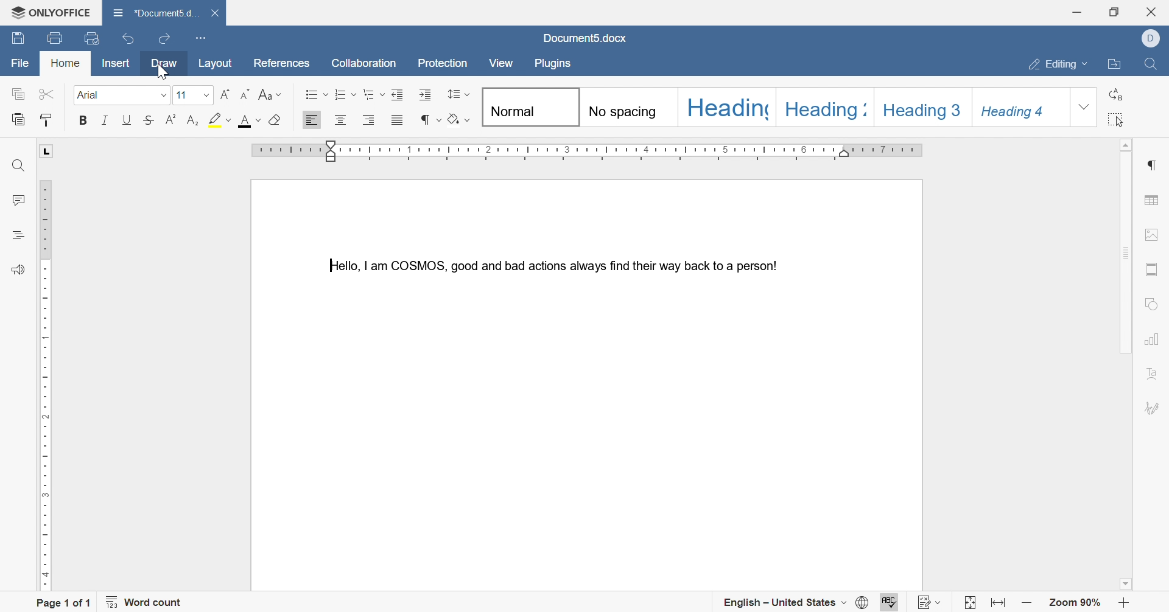 The height and width of the screenshot is (612, 1169). What do you see at coordinates (922, 108) in the screenshot?
I see `Heading 3` at bounding box center [922, 108].